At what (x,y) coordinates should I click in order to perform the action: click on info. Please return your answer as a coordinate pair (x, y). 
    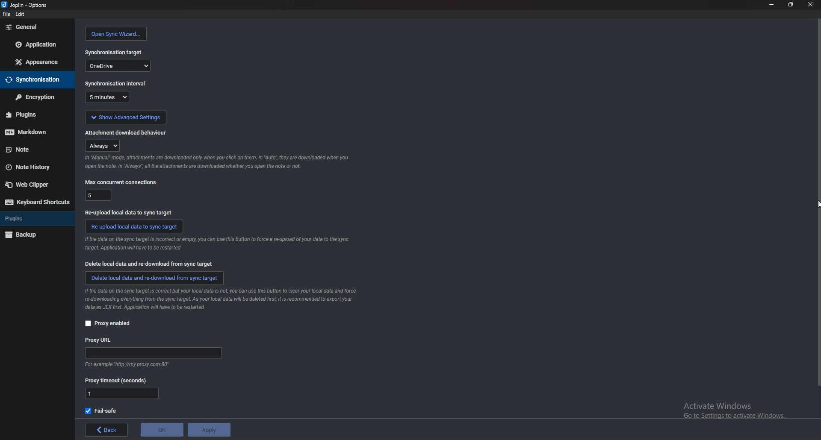
    Looking at the image, I should click on (215, 161).